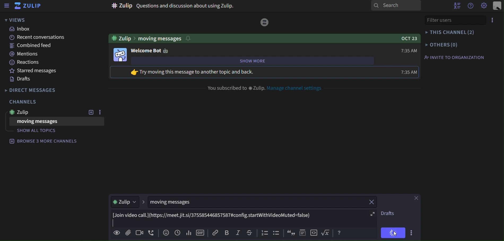 The width and height of the screenshot is (504, 241). I want to click on OCT 23, so click(406, 38).